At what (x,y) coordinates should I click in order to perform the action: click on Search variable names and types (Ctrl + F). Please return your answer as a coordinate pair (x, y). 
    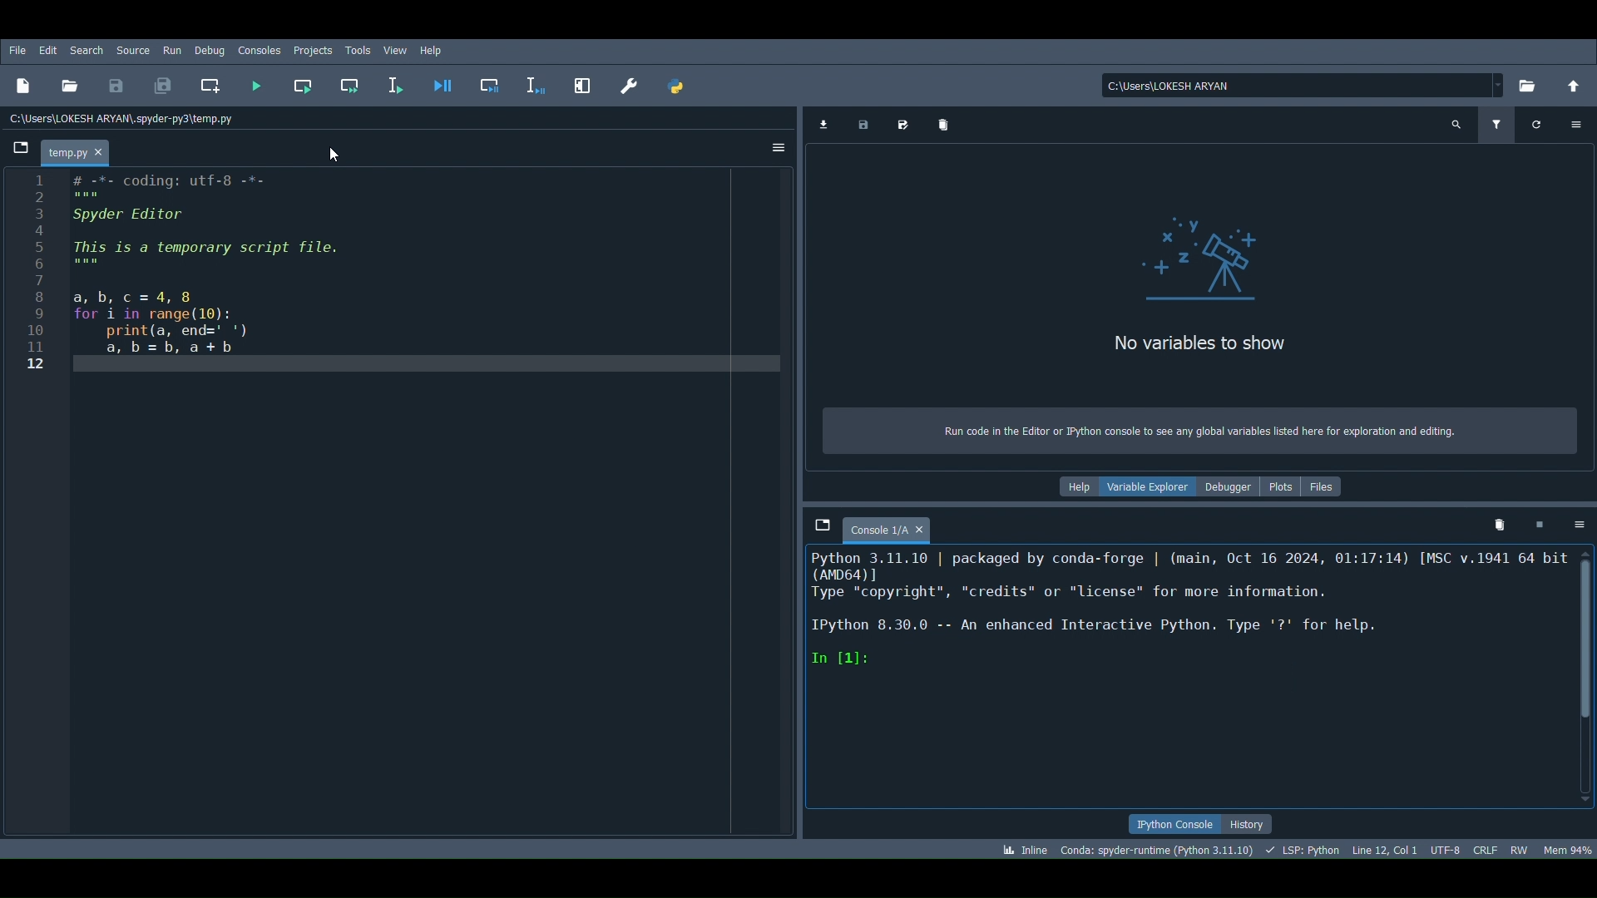
    Looking at the image, I should click on (1456, 125).